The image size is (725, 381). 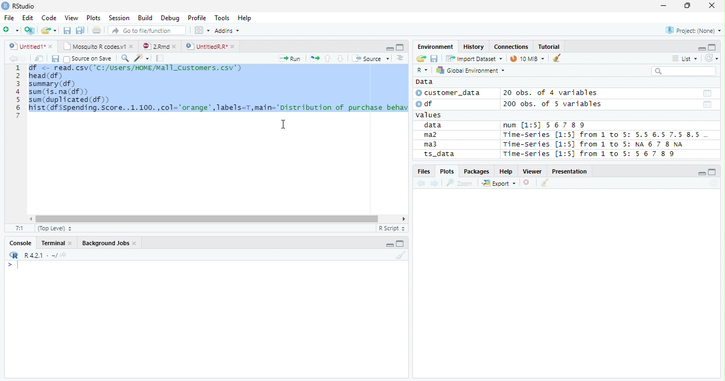 What do you see at coordinates (54, 229) in the screenshot?
I see `Top Level` at bounding box center [54, 229].